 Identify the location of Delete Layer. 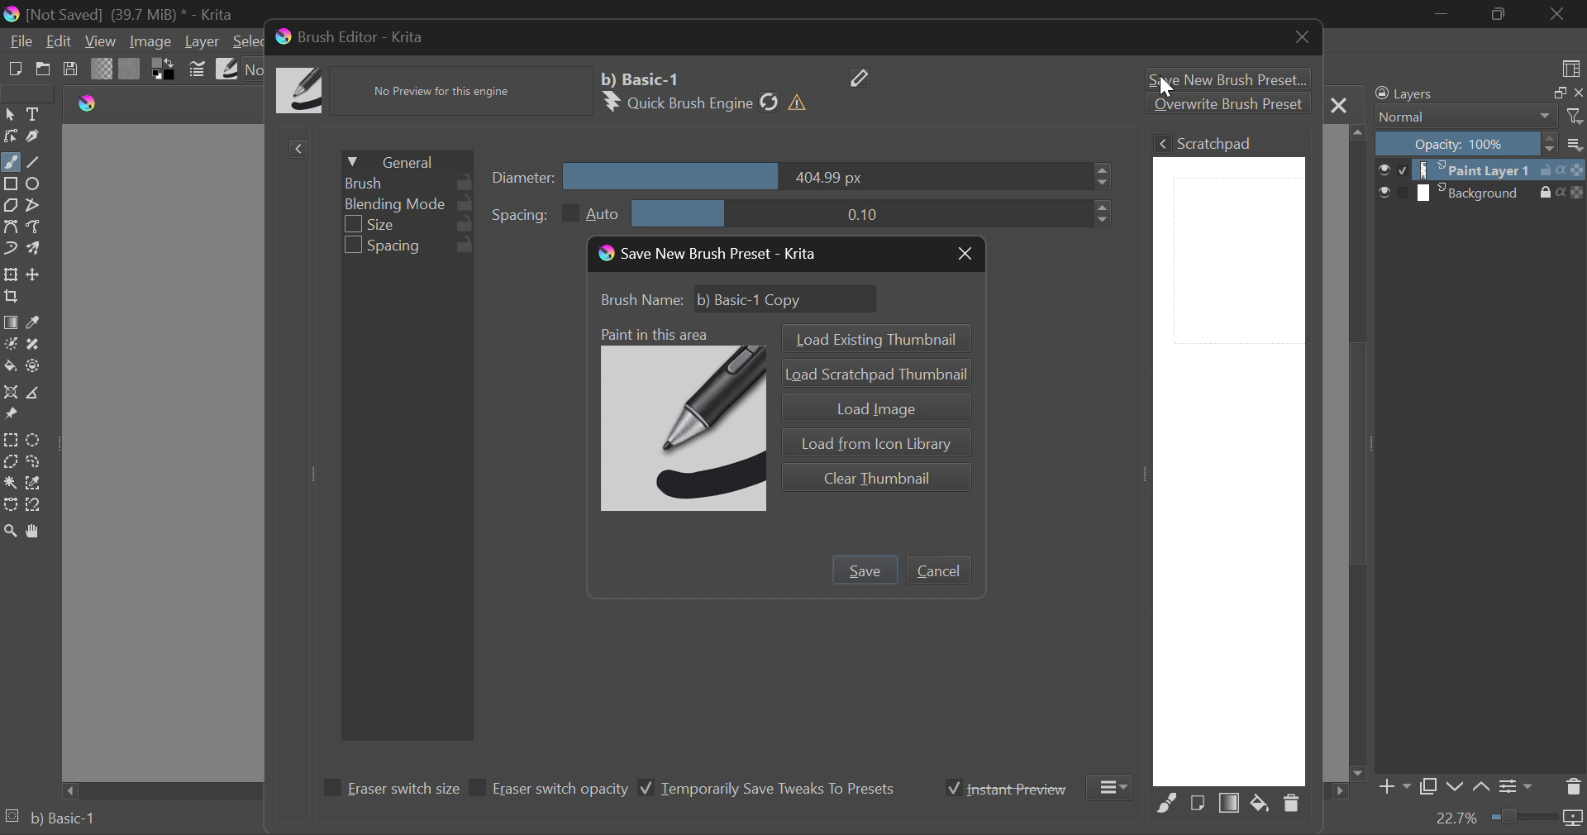
(1573, 785).